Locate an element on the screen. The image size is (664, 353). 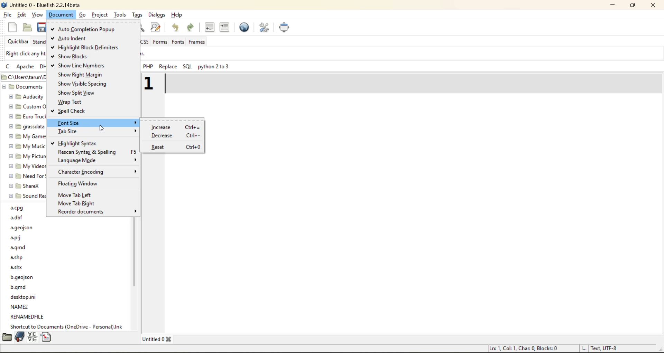
open is located at coordinates (27, 27).